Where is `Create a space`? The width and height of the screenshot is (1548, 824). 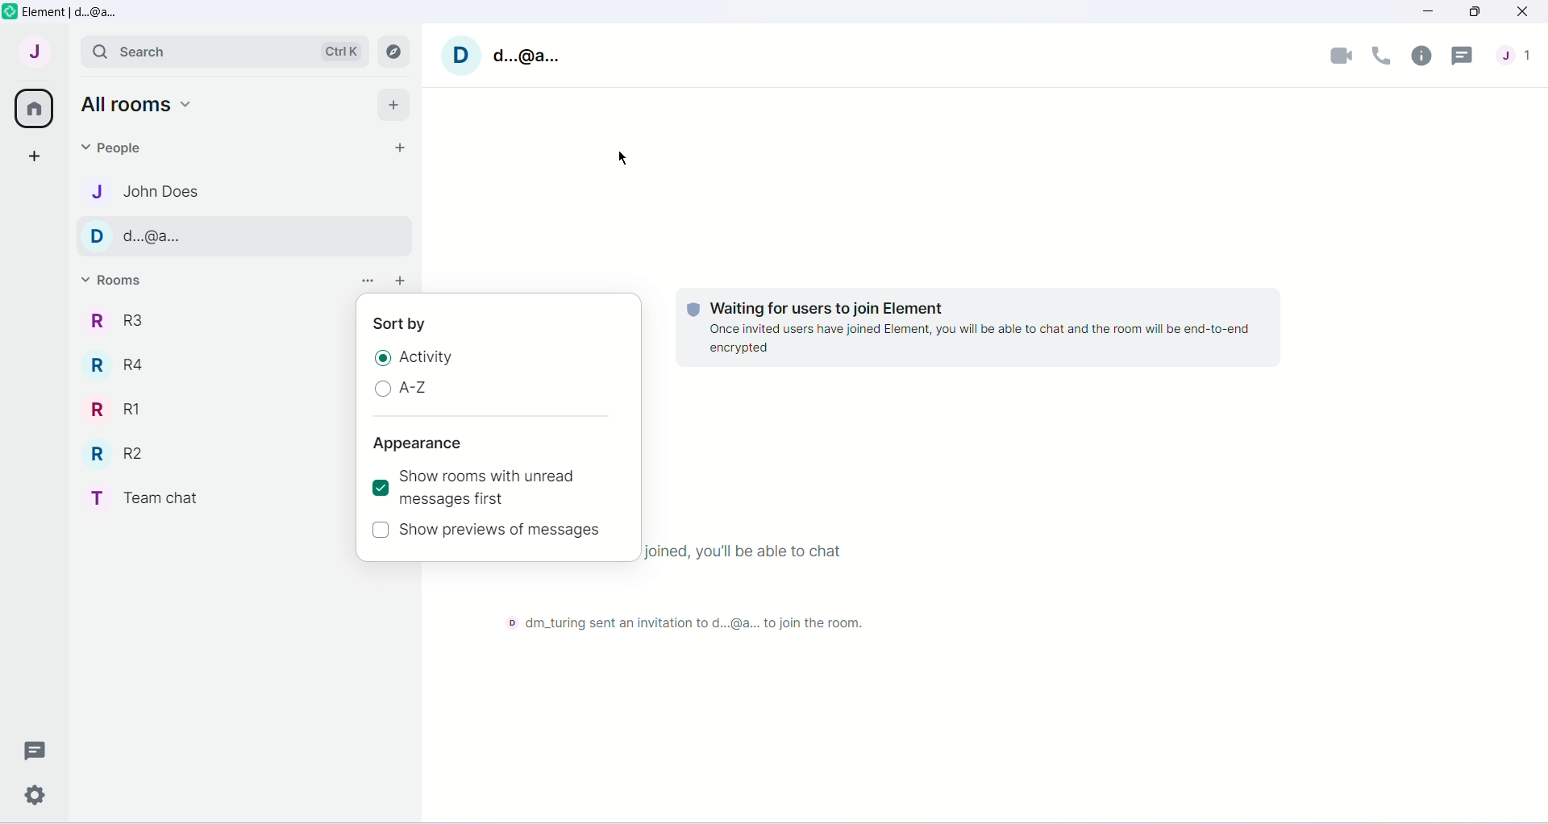
Create a space is located at coordinates (33, 158).